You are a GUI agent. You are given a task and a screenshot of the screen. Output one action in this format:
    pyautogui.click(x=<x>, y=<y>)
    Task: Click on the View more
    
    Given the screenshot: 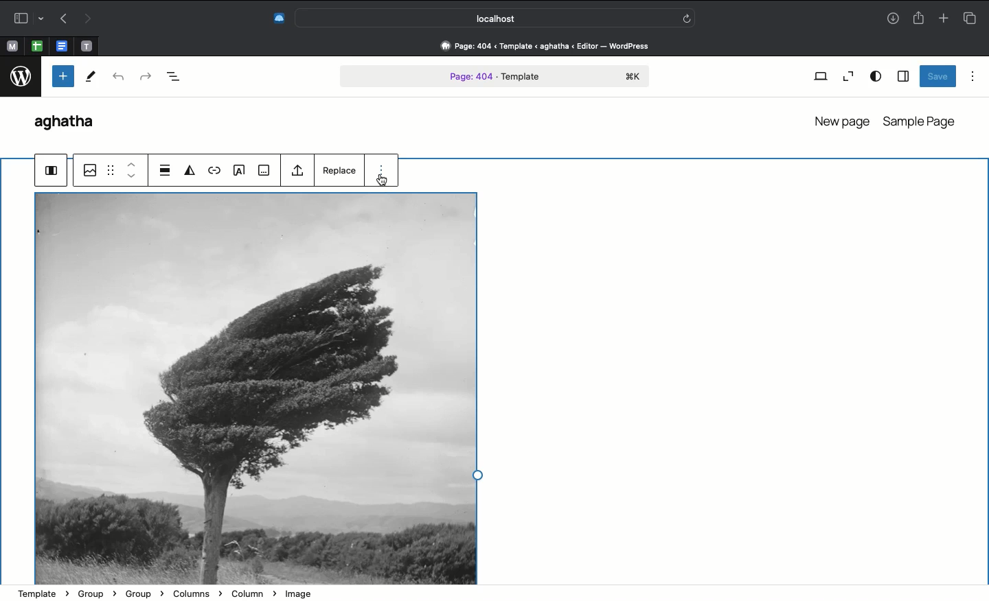 What is the action you would take?
    pyautogui.click(x=265, y=171)
    